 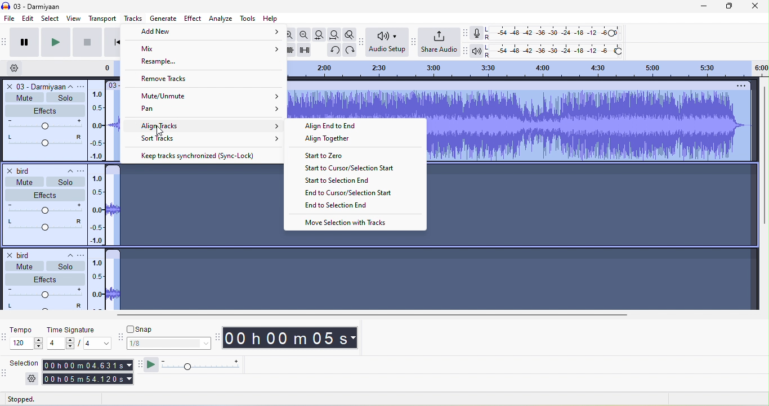 I want to click on skip to start, so click(x=111, y=42).